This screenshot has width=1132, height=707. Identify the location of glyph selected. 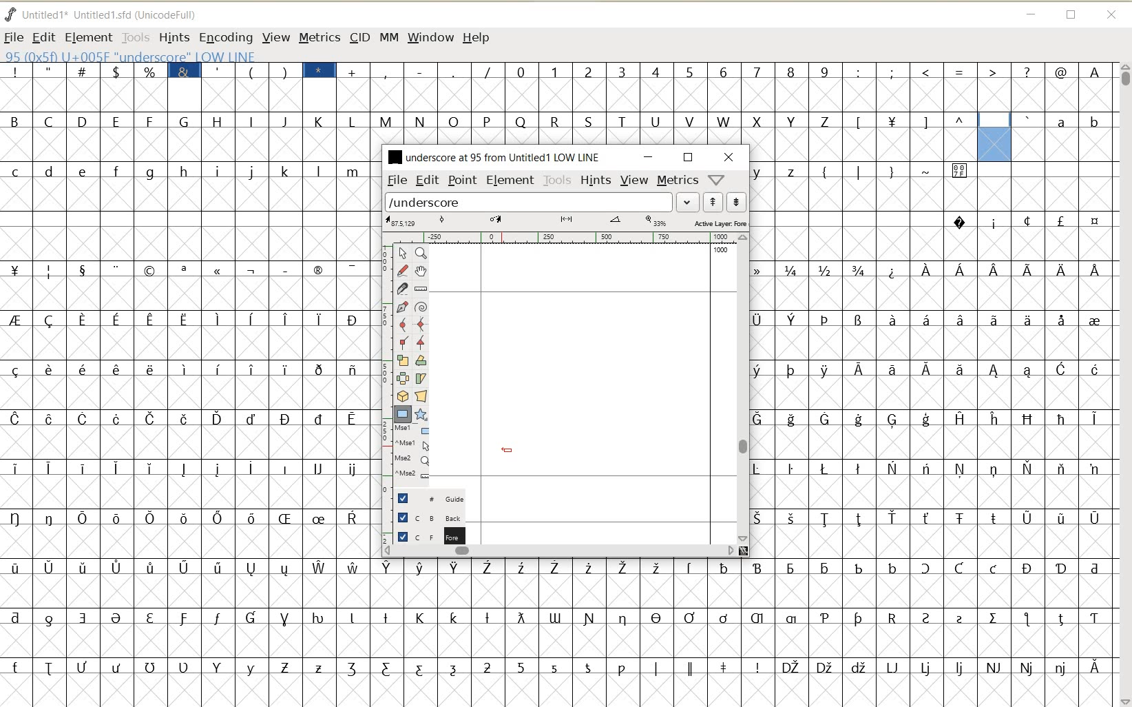
(994, 137).